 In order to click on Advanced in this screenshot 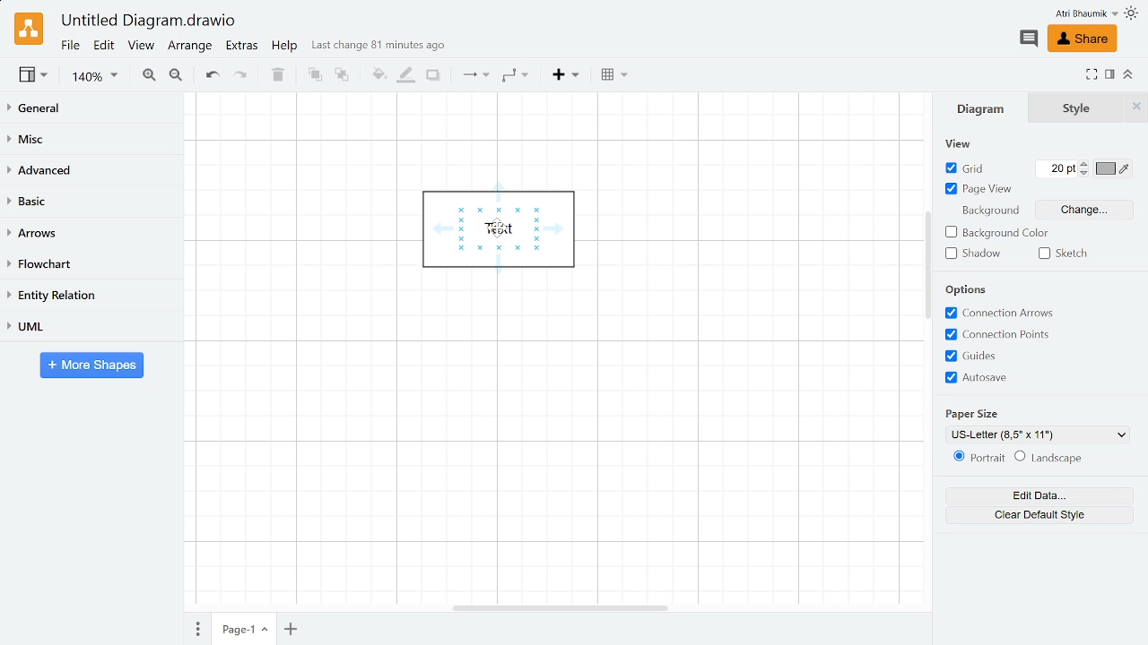, I will do `click(91, 171)`.